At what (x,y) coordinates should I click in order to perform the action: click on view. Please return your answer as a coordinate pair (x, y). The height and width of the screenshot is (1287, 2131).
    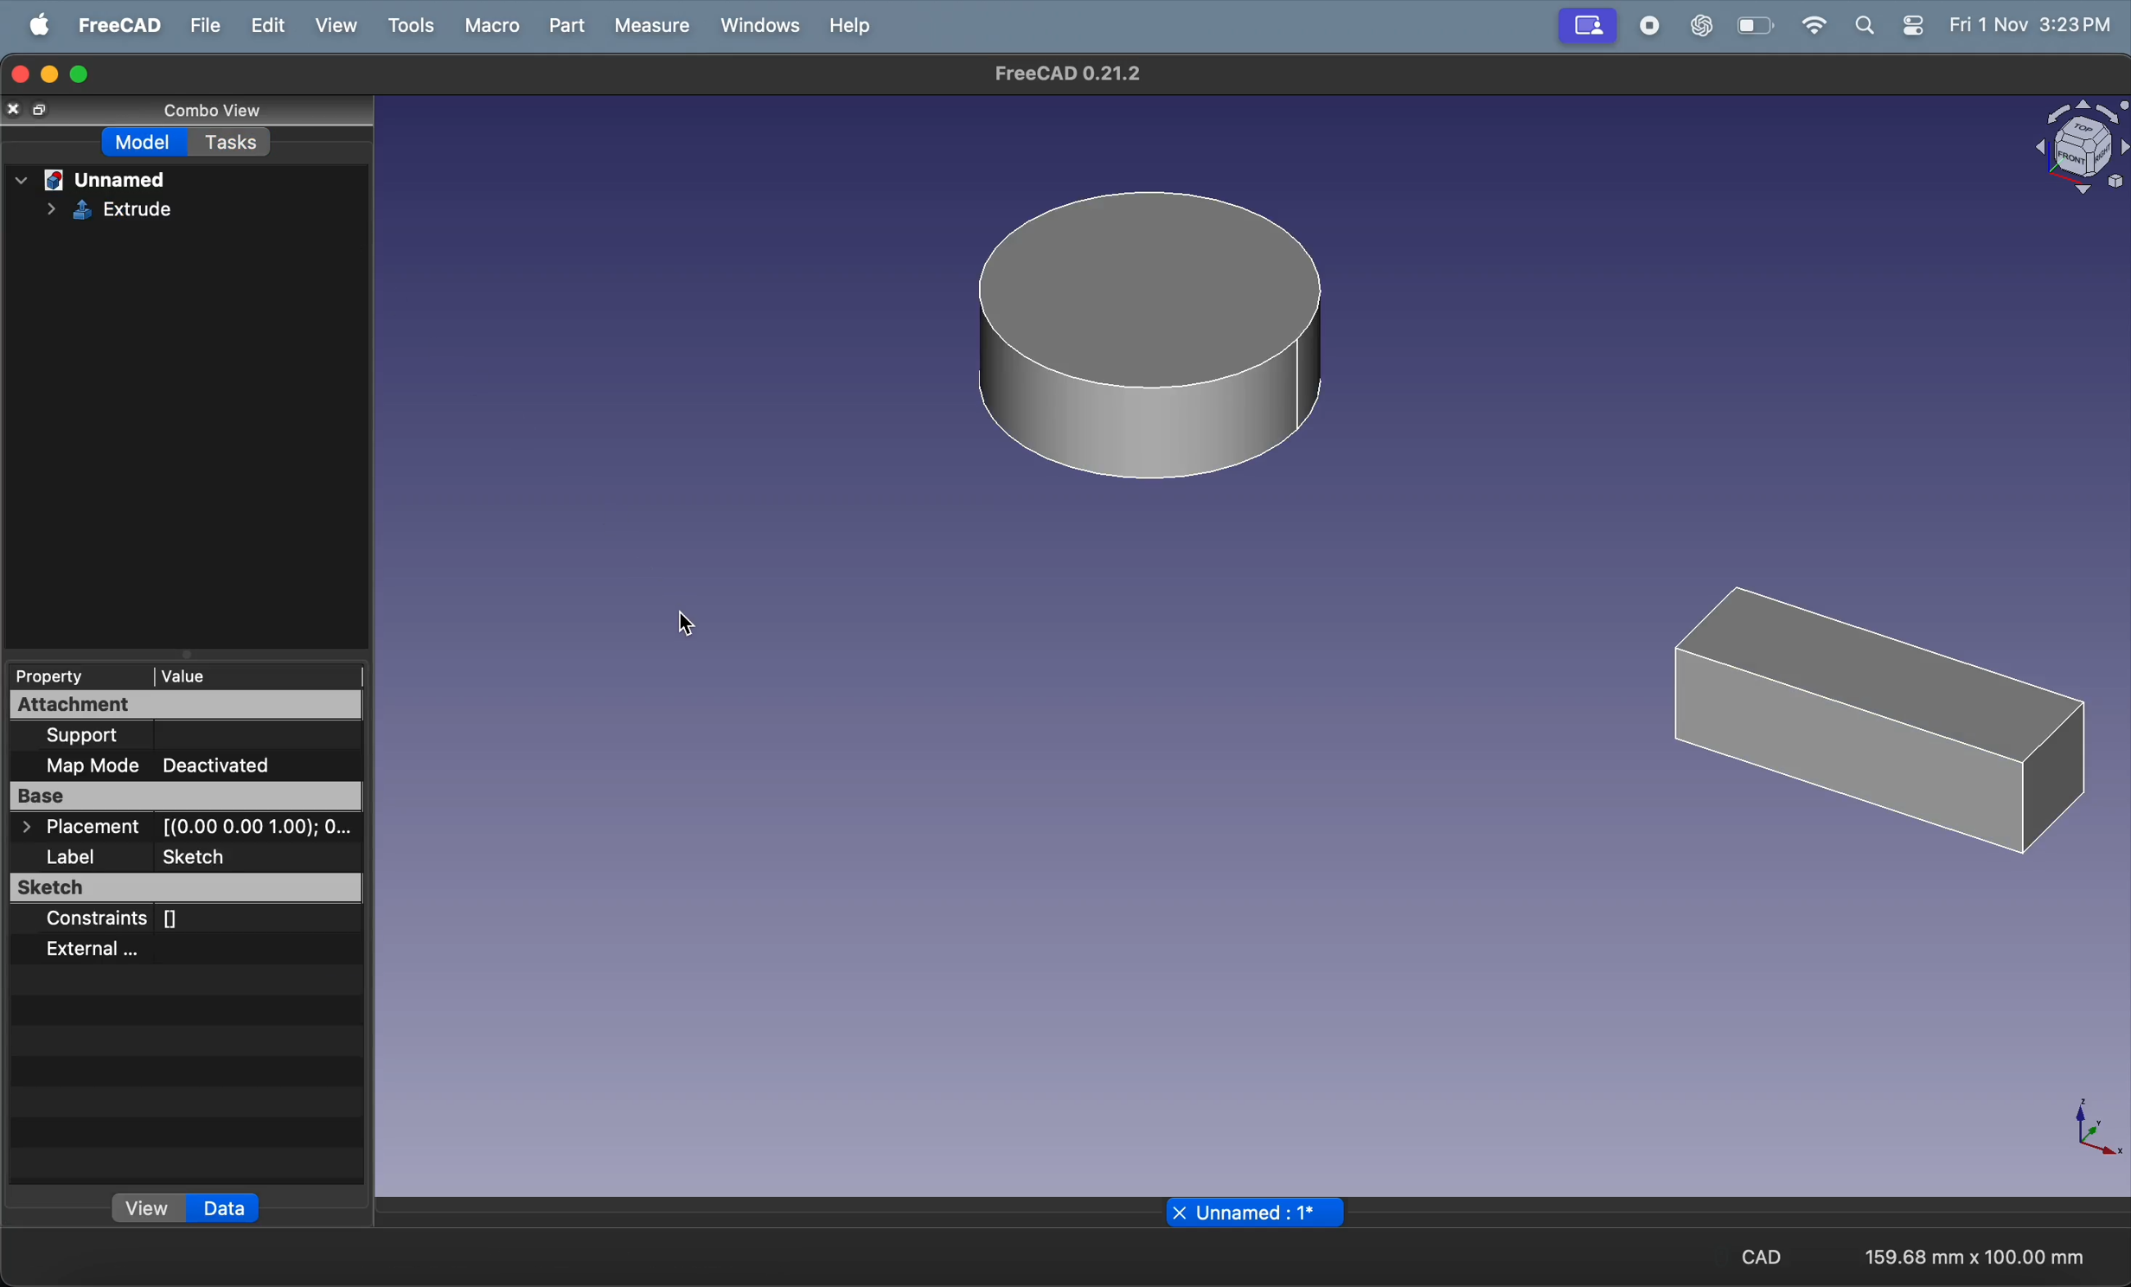
    Looking at the image, I should click on (145, 1208).